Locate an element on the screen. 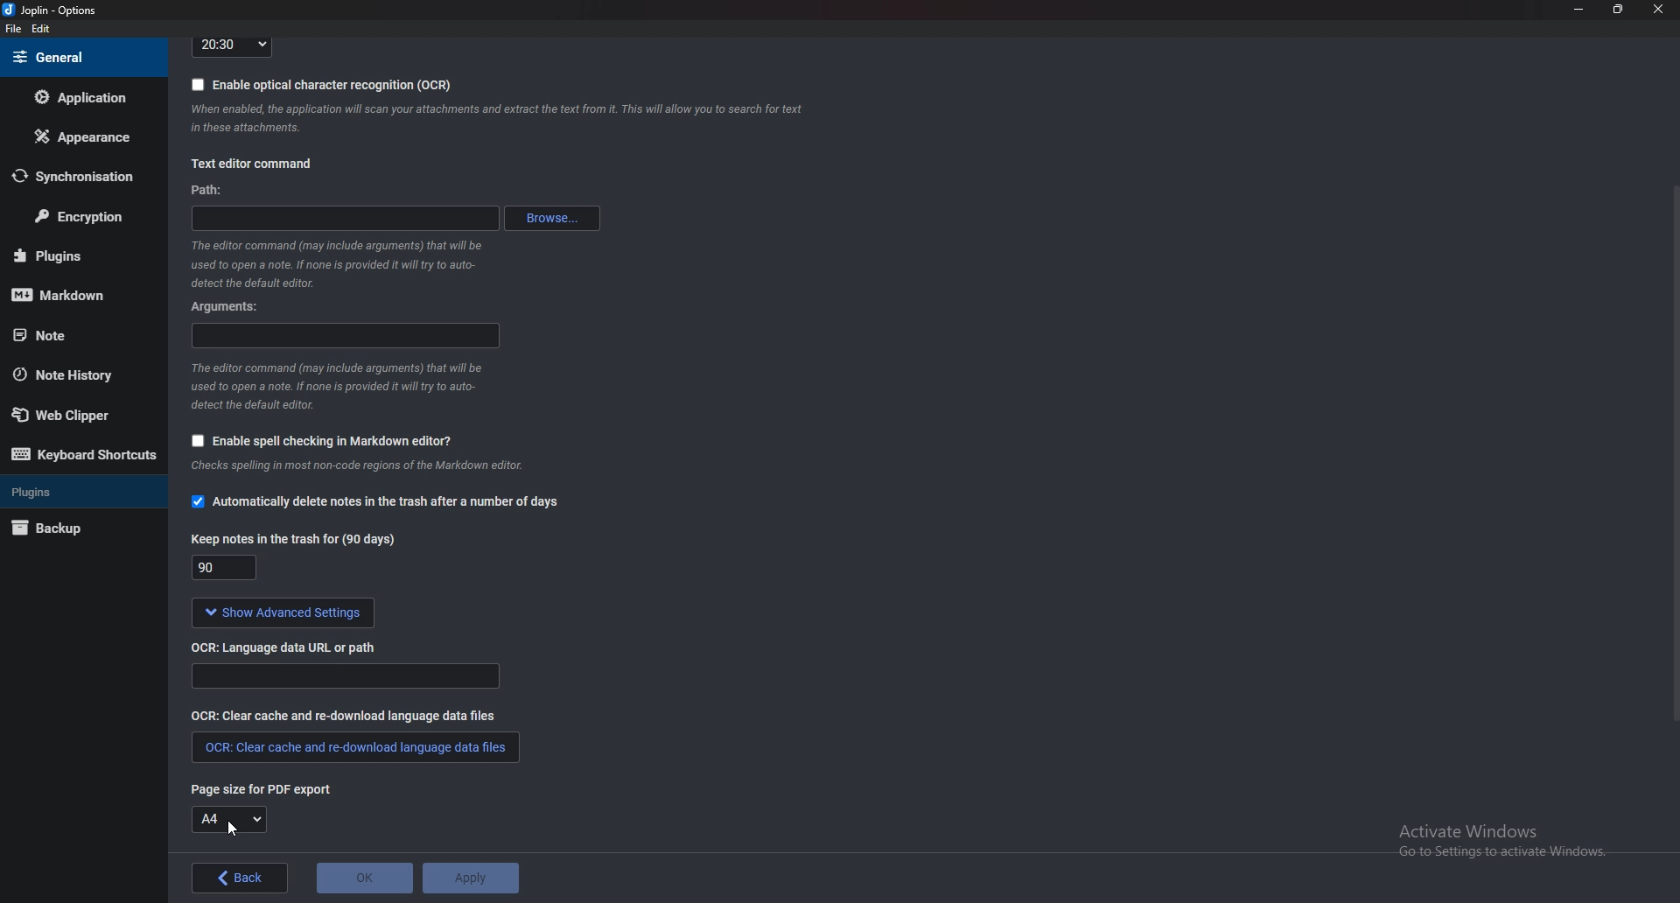 The image size is (1680, 903). ok is located at coordinates (365, 878).